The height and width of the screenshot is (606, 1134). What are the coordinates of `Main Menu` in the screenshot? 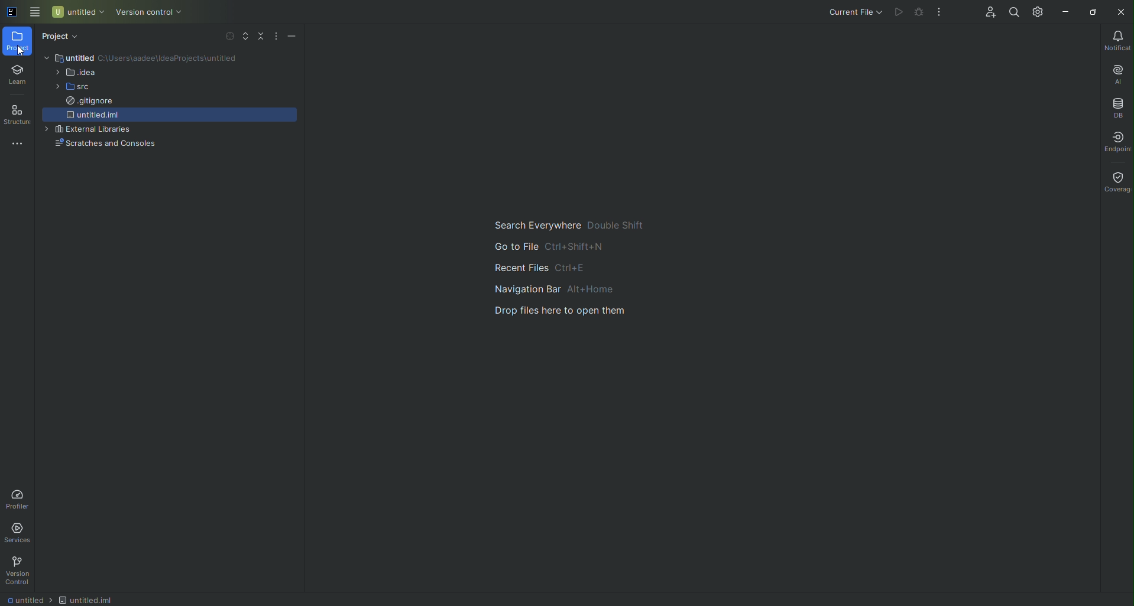 It's located at (33, 12).